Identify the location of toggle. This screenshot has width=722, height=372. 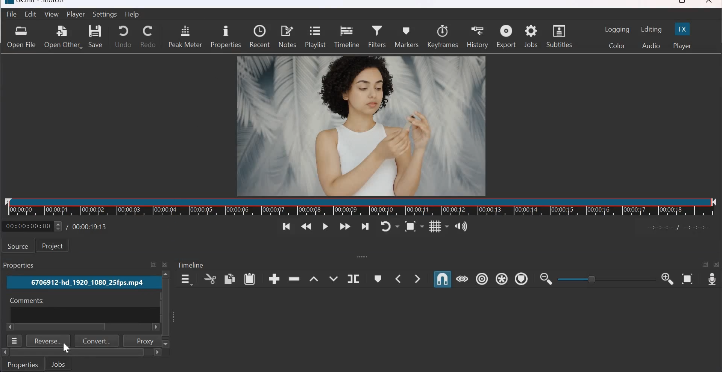
(593, 279).